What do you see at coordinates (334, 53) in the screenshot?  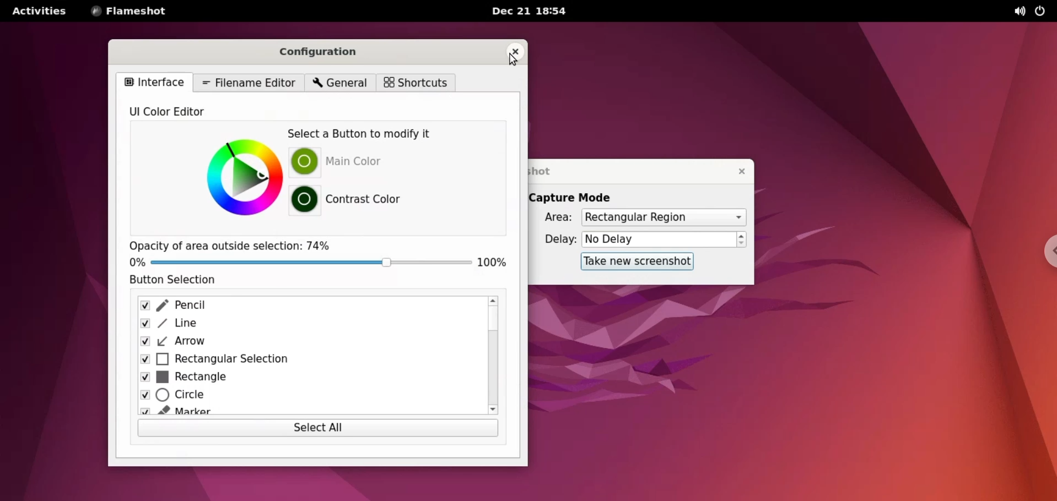 I see `configuration ` at bounding box center [334, 53].